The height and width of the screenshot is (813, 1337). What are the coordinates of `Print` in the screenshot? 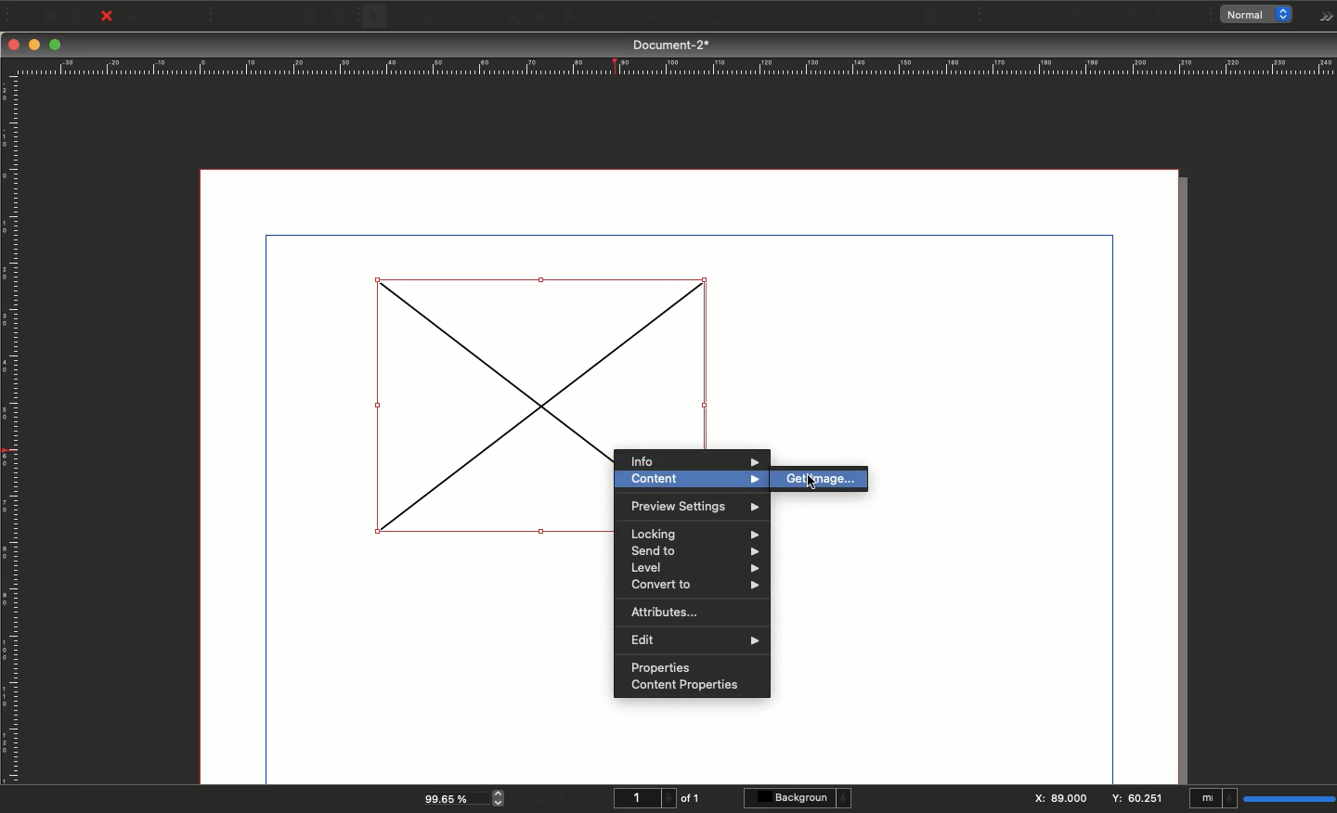 It's located at (136, 17).